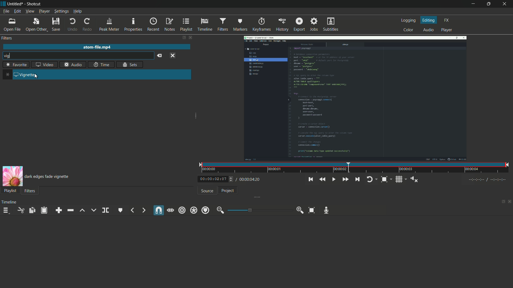 The width and height of the screenshot is (513, 288). Describe the element at coordinates (130, 64) in the screenshot. I see `sets` at that location.